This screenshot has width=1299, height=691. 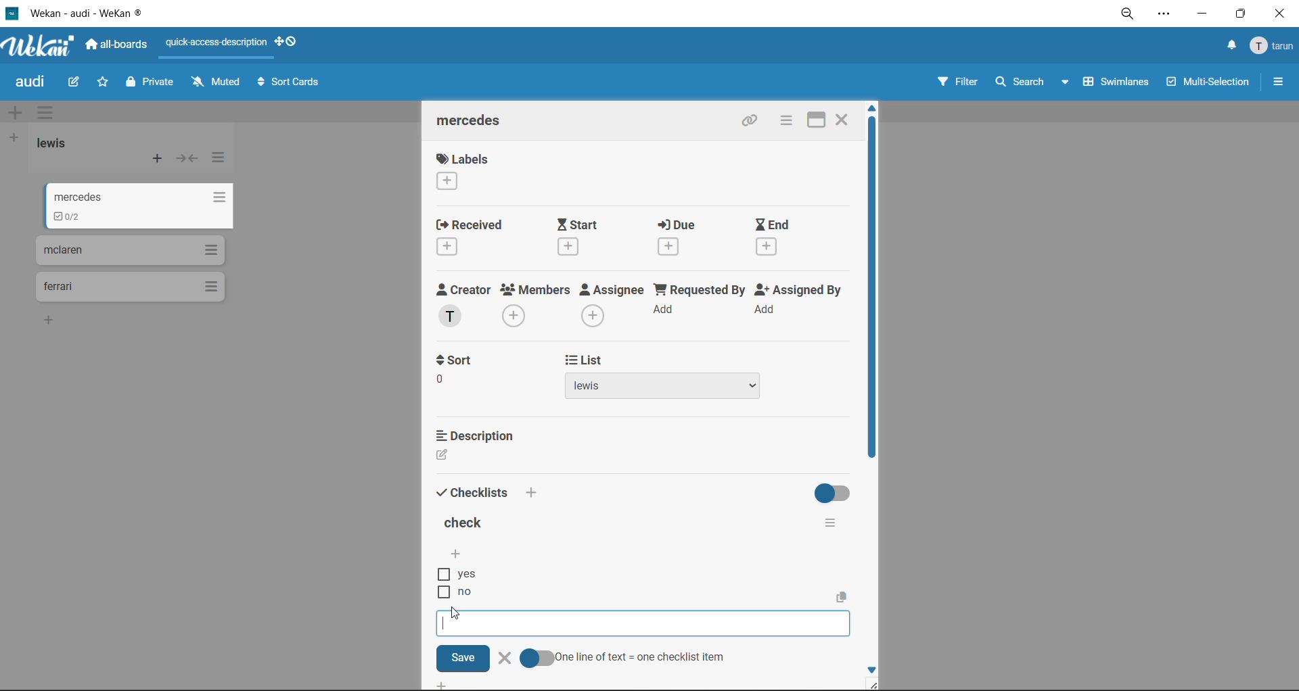 What do you see at coordinates (451, 317) in the screenshot?
I see `T` at bounding box center [451, 317].